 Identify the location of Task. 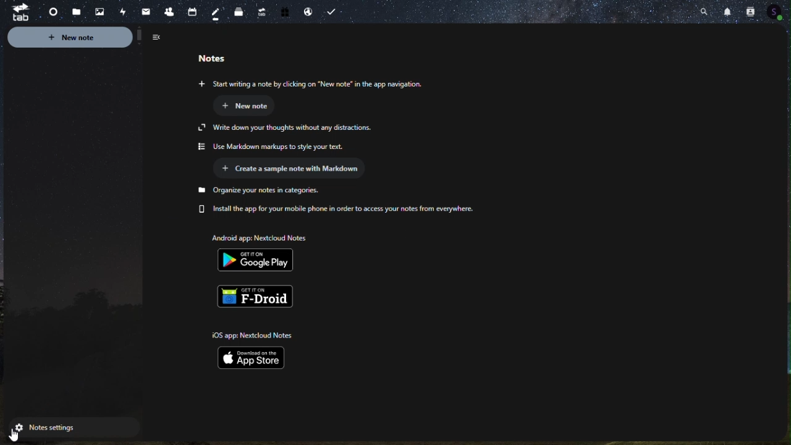
(334, 12).